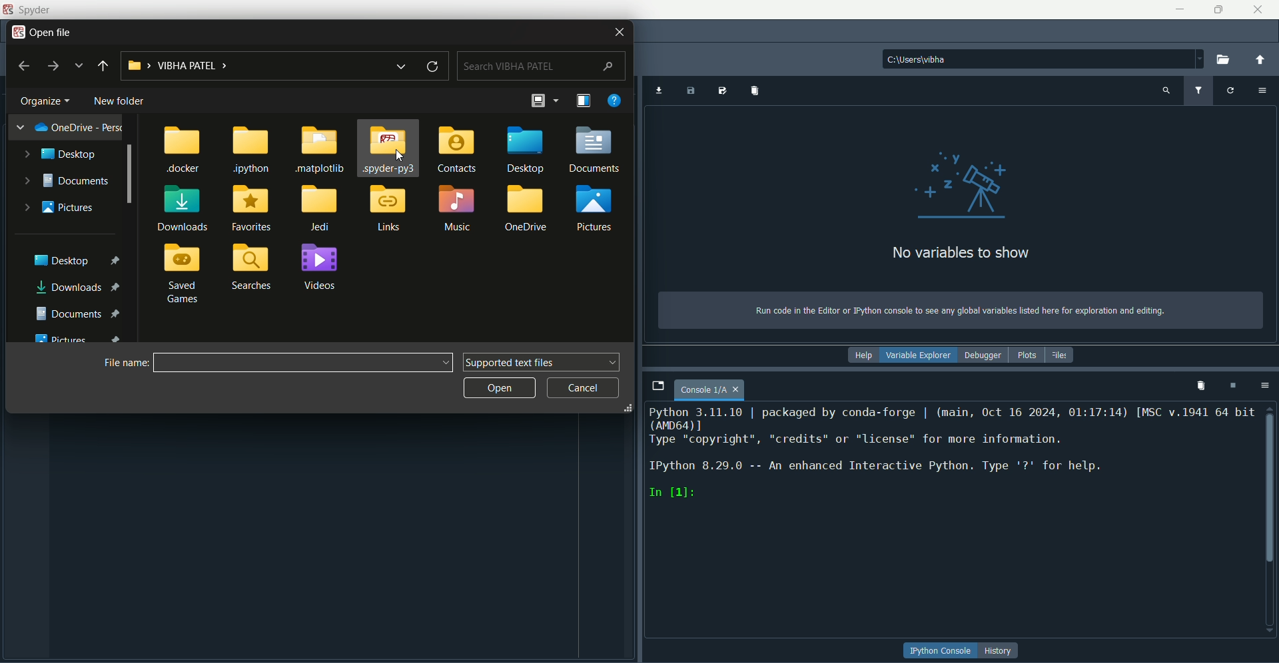  What do you see at coordinates (183, 150) in the screenshot?
I see `folder` at bounding box center [183, 150].